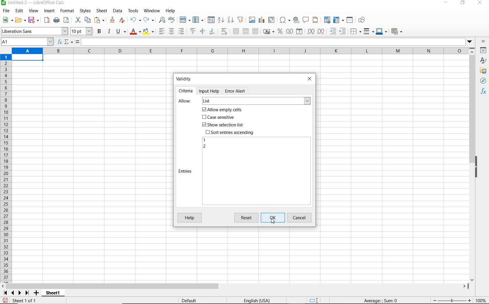 The width and height of the screenshot is (489, 304). Describe the element at coordinates (85, 11) in the screenshot. I see `styles` at that location.